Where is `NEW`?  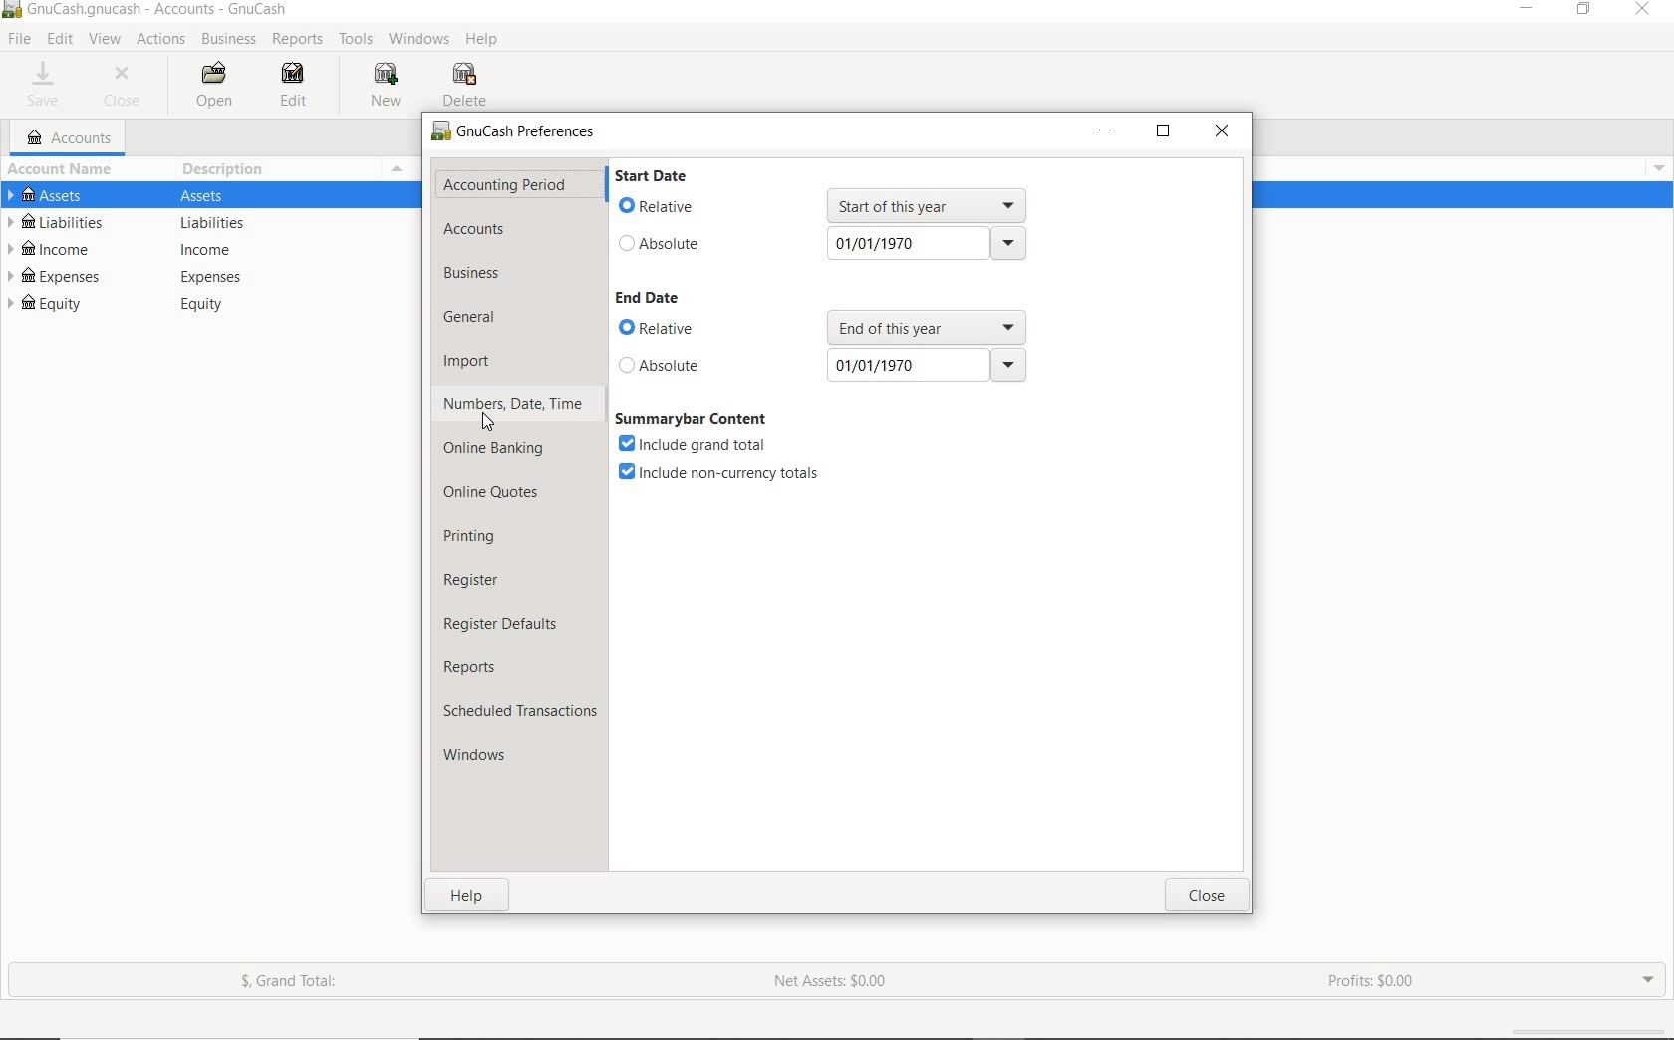 NEW is located at coordinates (390, 85).